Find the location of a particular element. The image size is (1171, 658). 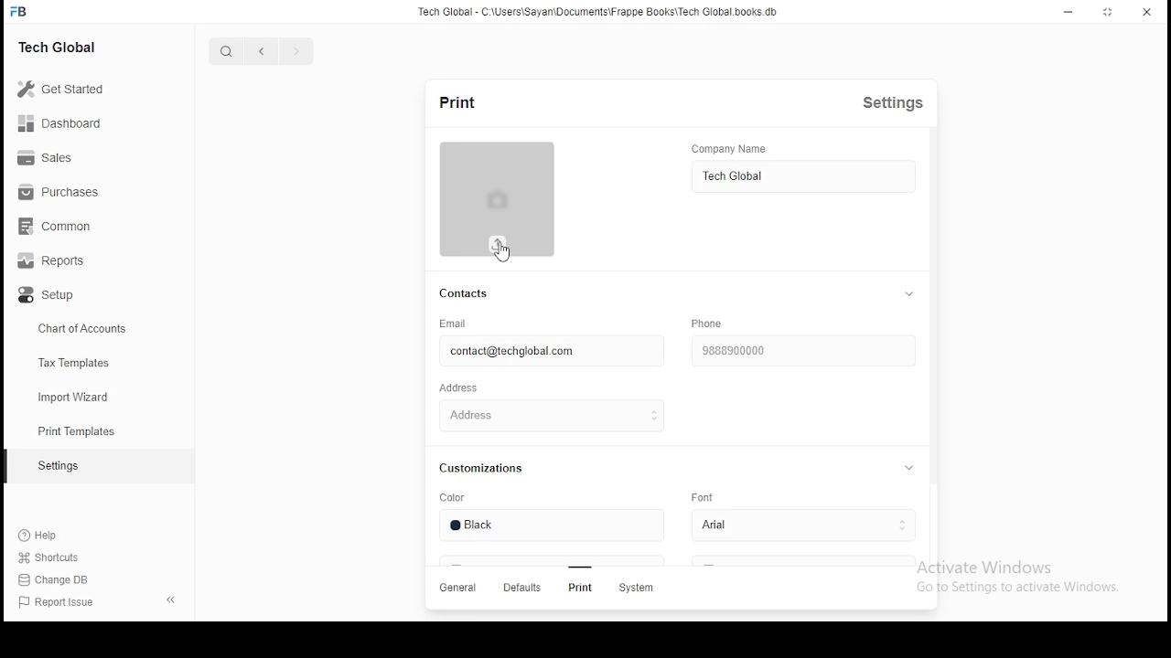

Print  is located at coordinates (578, 588).